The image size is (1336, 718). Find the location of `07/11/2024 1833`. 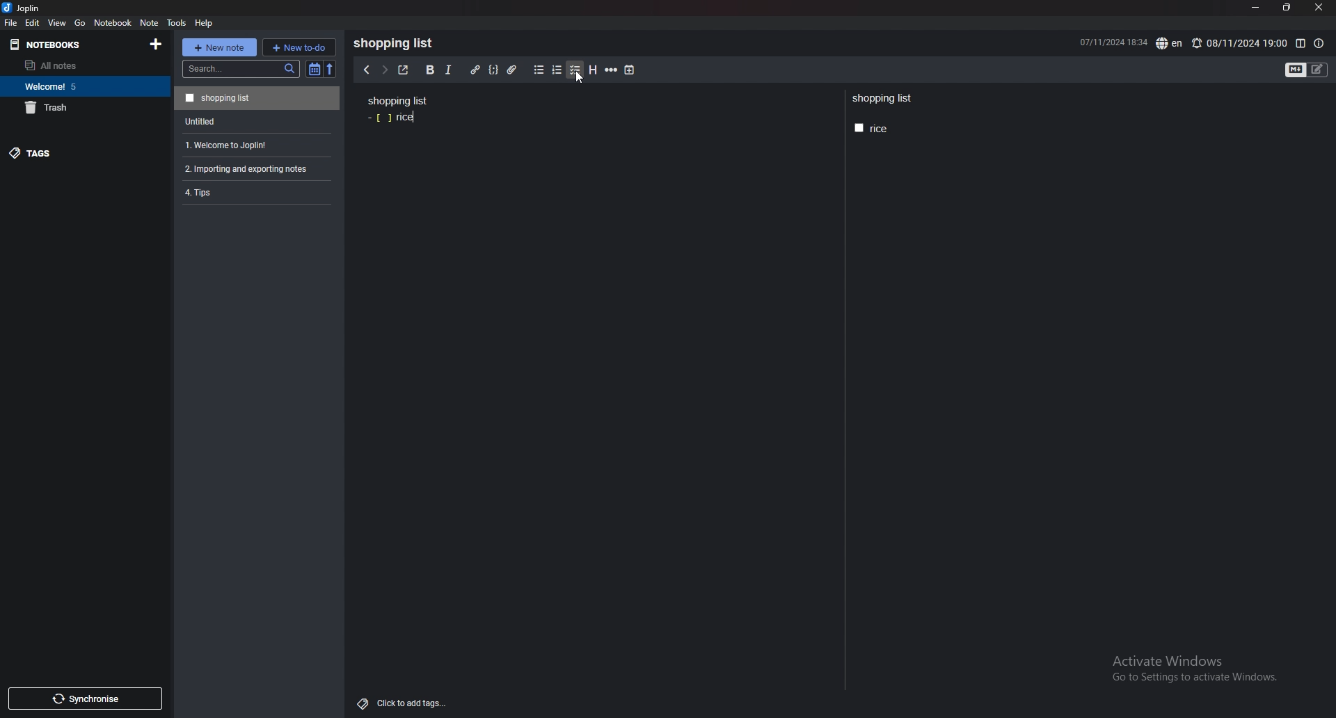

07/11/2024 1833 is located at coordinates (1112, 42).